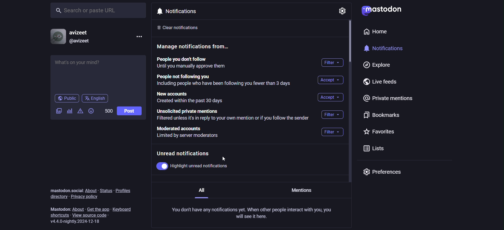 The image size is (504, 230). Describe the element at coordinates (225, 80) in the screenshot. I see `people not following you including people who have been following you fewer than 3 days` at that location.